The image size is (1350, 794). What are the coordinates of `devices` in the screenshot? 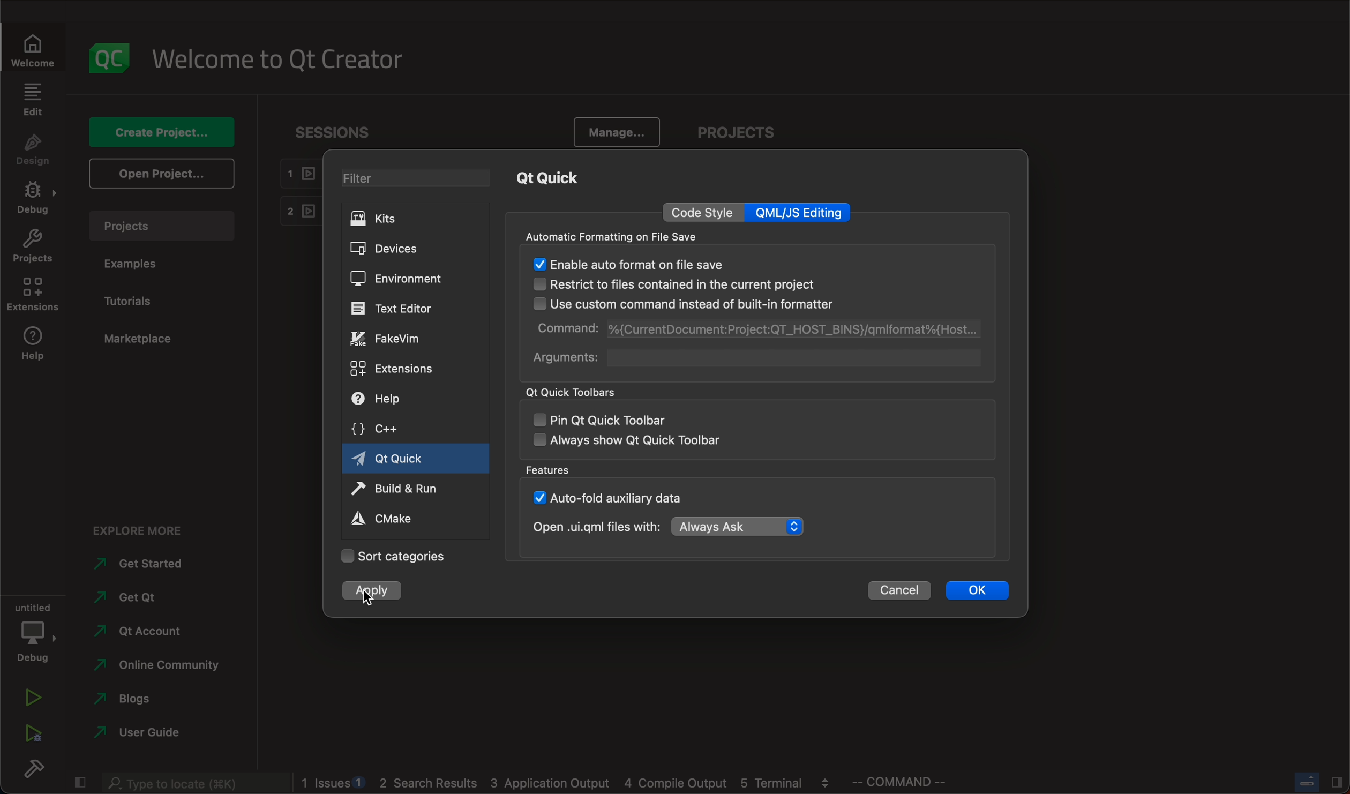 It's located at (409, 249).